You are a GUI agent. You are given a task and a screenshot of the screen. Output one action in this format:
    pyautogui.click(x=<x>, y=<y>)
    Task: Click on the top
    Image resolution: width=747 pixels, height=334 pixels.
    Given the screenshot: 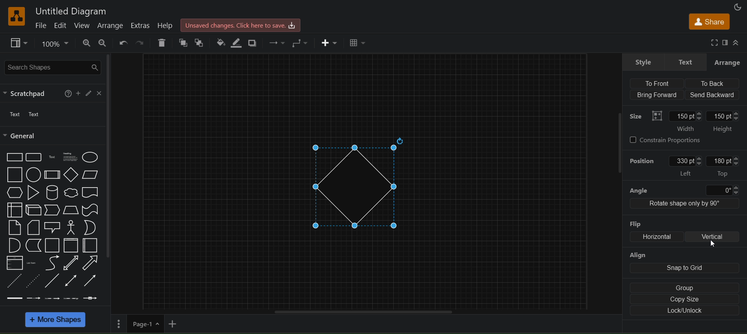 What is the action you would take?
    pyautogui.click(x=721, y=166)
    